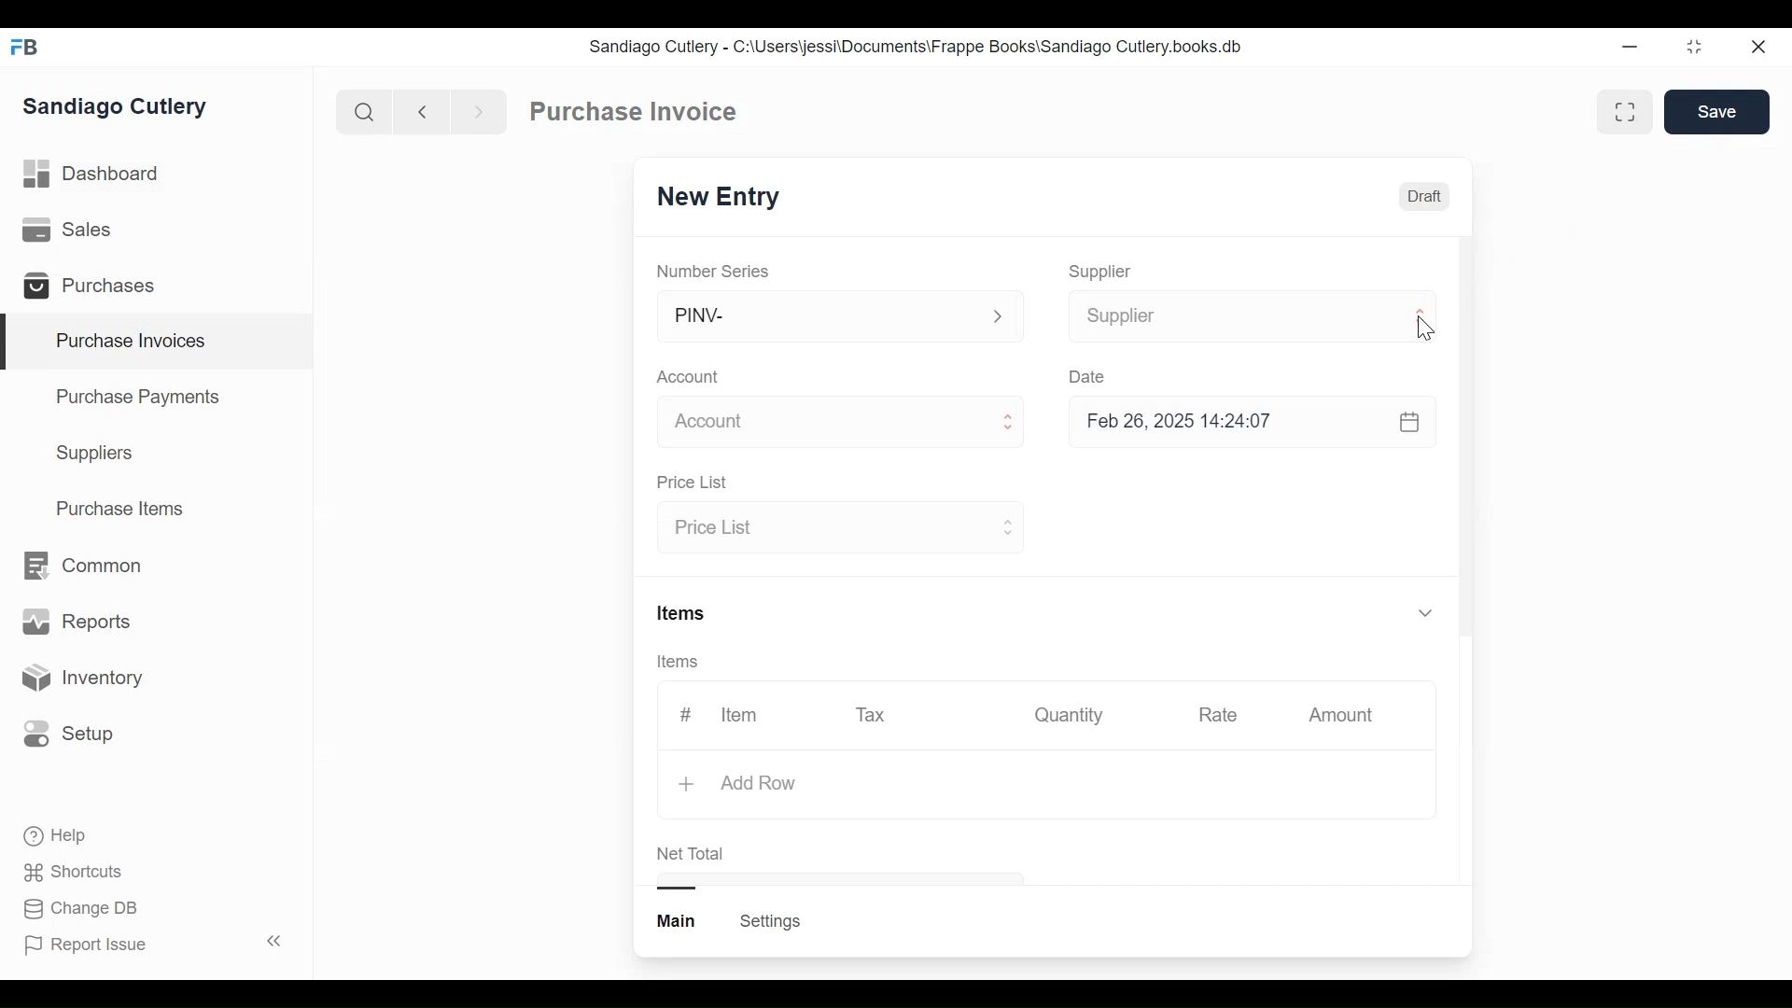 Image resolution: width=1792 pixels, height=1008 pixels. I want to click on Common, so click(80, 566).